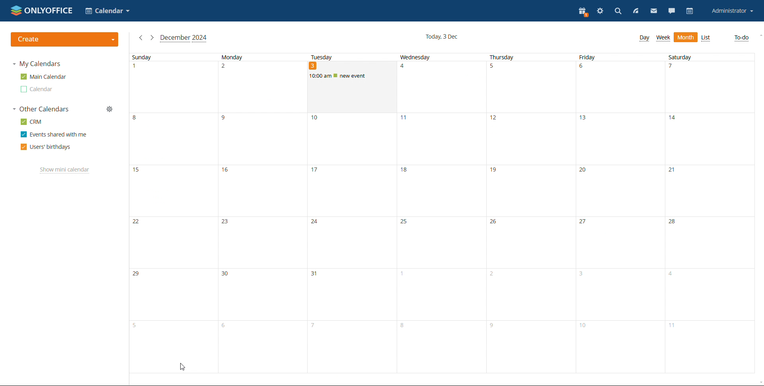 This screenshot has height=386, width=764. What do you see at coordinates (440, 347) in the screenshot?
I see `8` at bounding box center [440, 347].